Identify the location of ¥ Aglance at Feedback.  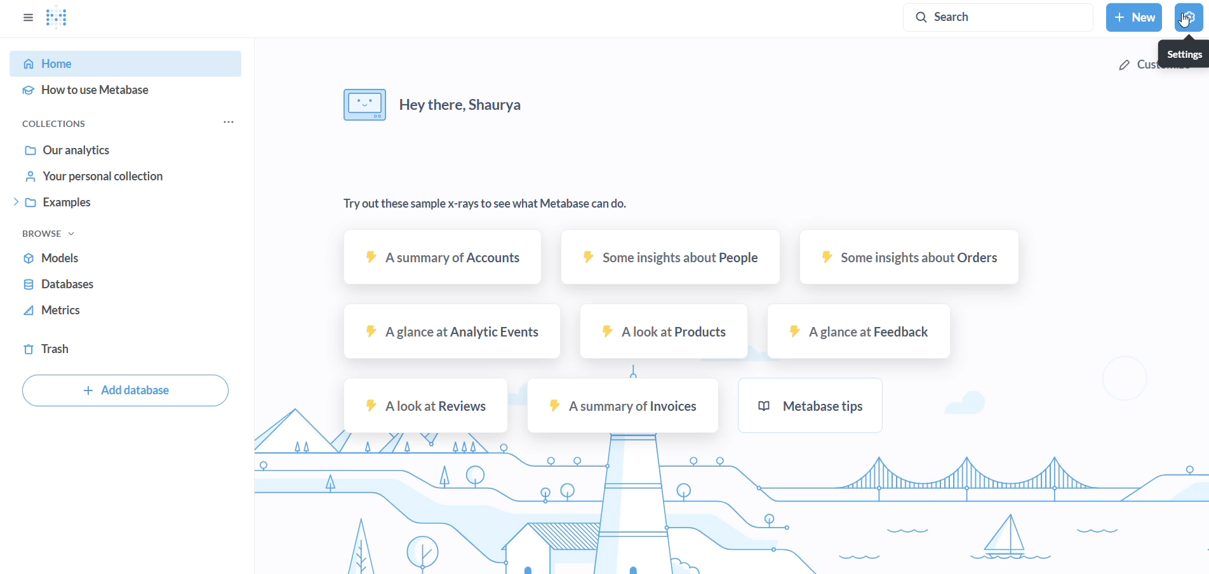
(862, 332).